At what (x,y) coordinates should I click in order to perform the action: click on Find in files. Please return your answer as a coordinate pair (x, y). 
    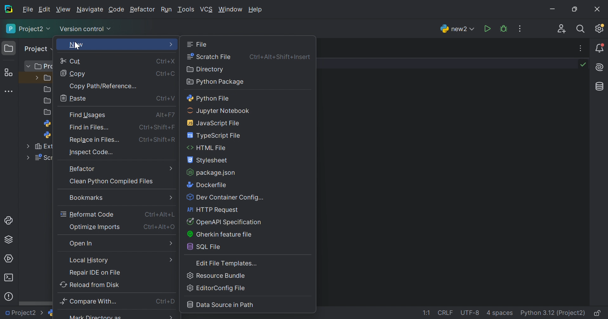
    Looking at the image, I should click on (92, 129).